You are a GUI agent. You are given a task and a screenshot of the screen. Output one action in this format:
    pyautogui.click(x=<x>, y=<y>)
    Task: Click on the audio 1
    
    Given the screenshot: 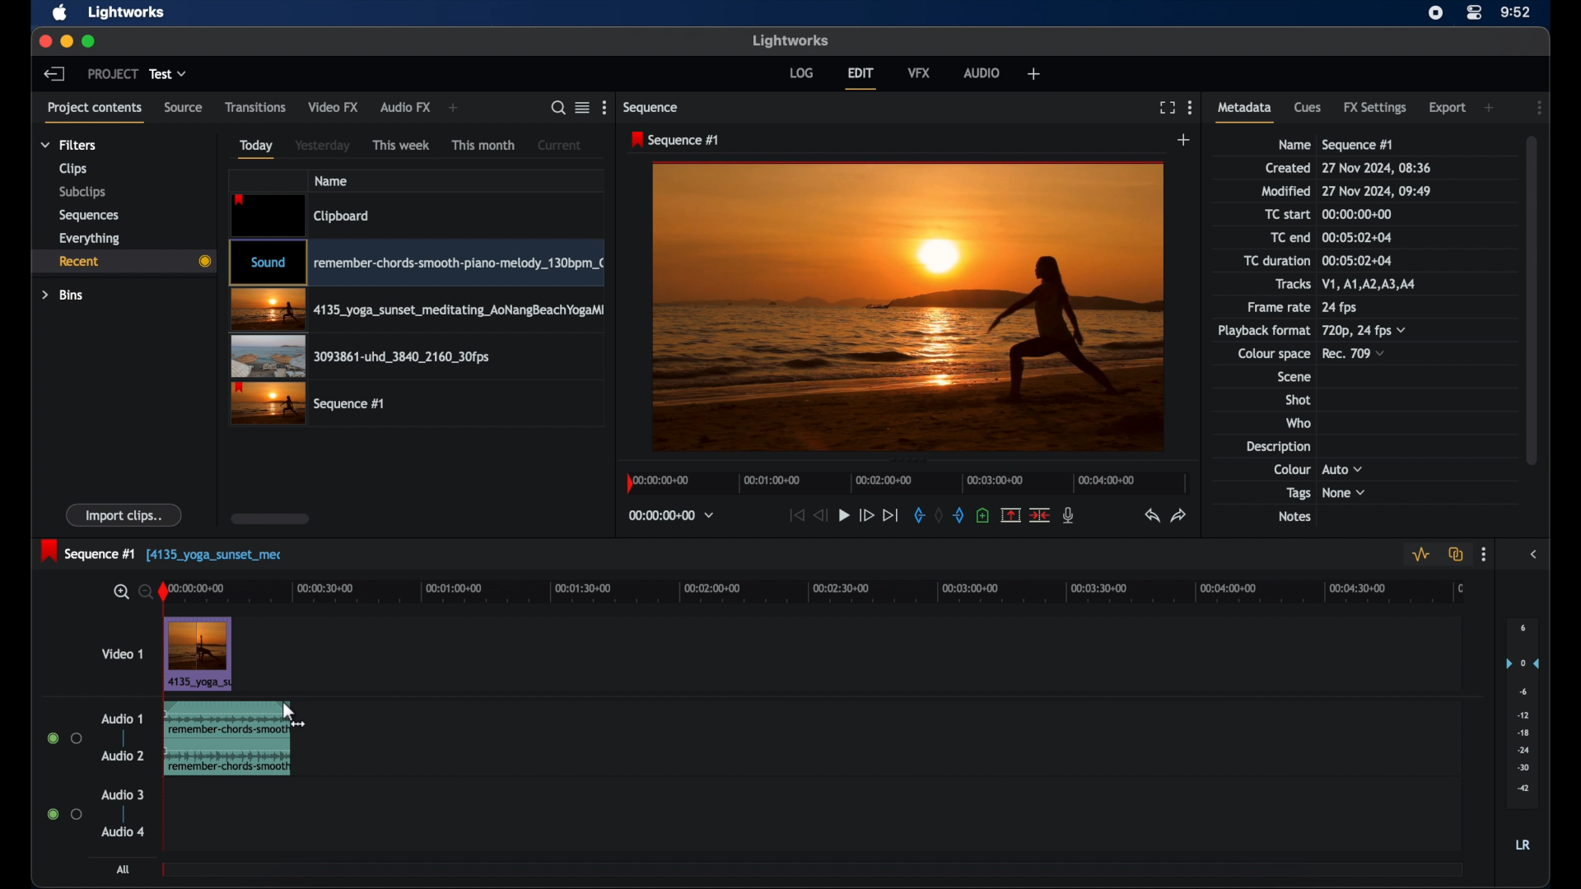 What is the action you would take?
    pyautogui.click(x=122, y=719)
    